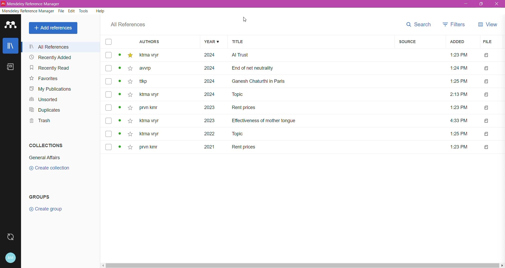  What do you see at coordinates (302, 266) in the screenshot?
I see `Horizontal Scroll Bar` at bounding box center [302, 266].